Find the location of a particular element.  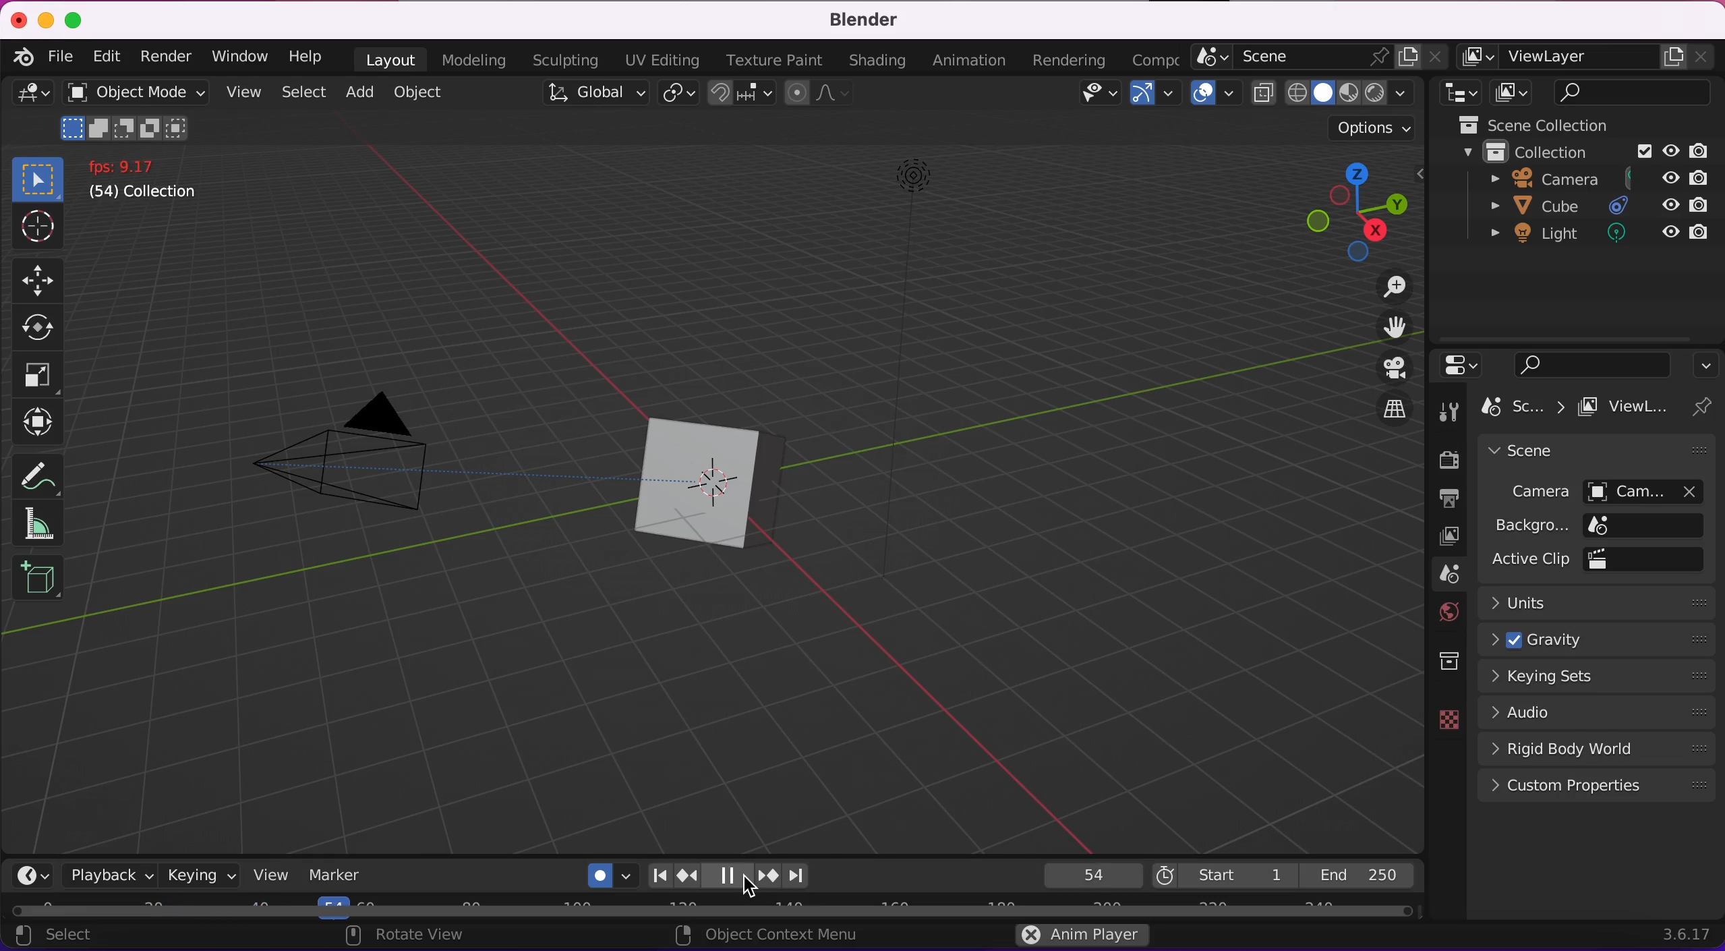

view layer is located at coordinates (1449, 537).